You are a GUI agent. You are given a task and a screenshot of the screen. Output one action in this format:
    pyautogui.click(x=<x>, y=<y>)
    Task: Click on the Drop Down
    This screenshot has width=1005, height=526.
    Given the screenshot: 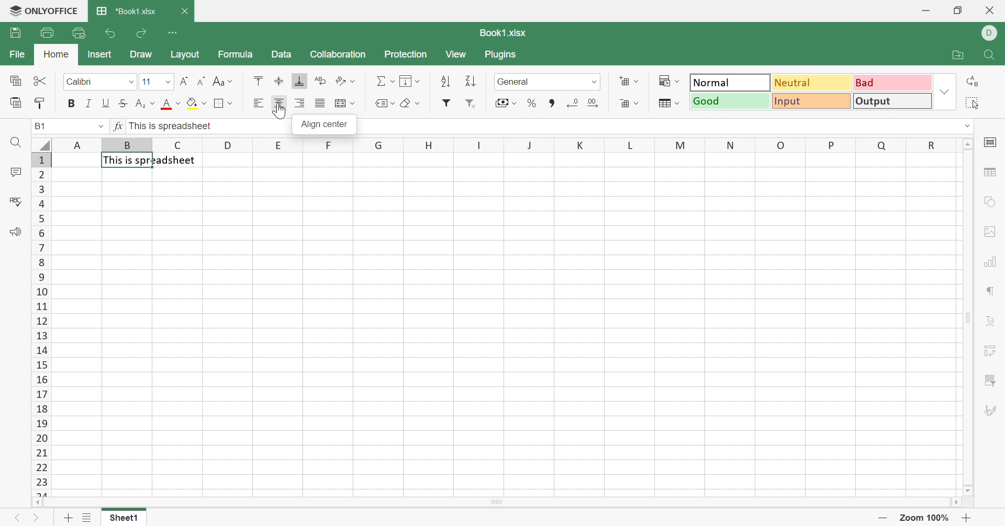 What is the action you would take?
    pyautogui.click(x=594, y=81)
    